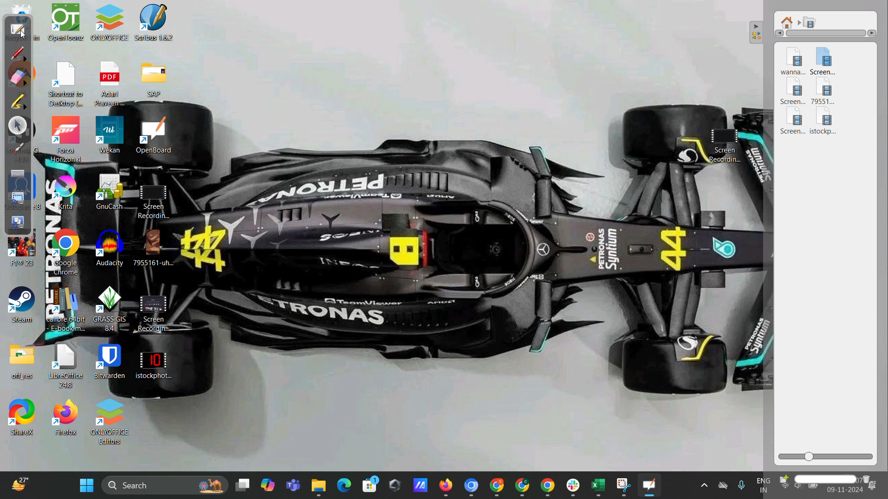  Describe the element at coordinates (16, 196) in the screenshot. I see `capture part of screen` at that location.